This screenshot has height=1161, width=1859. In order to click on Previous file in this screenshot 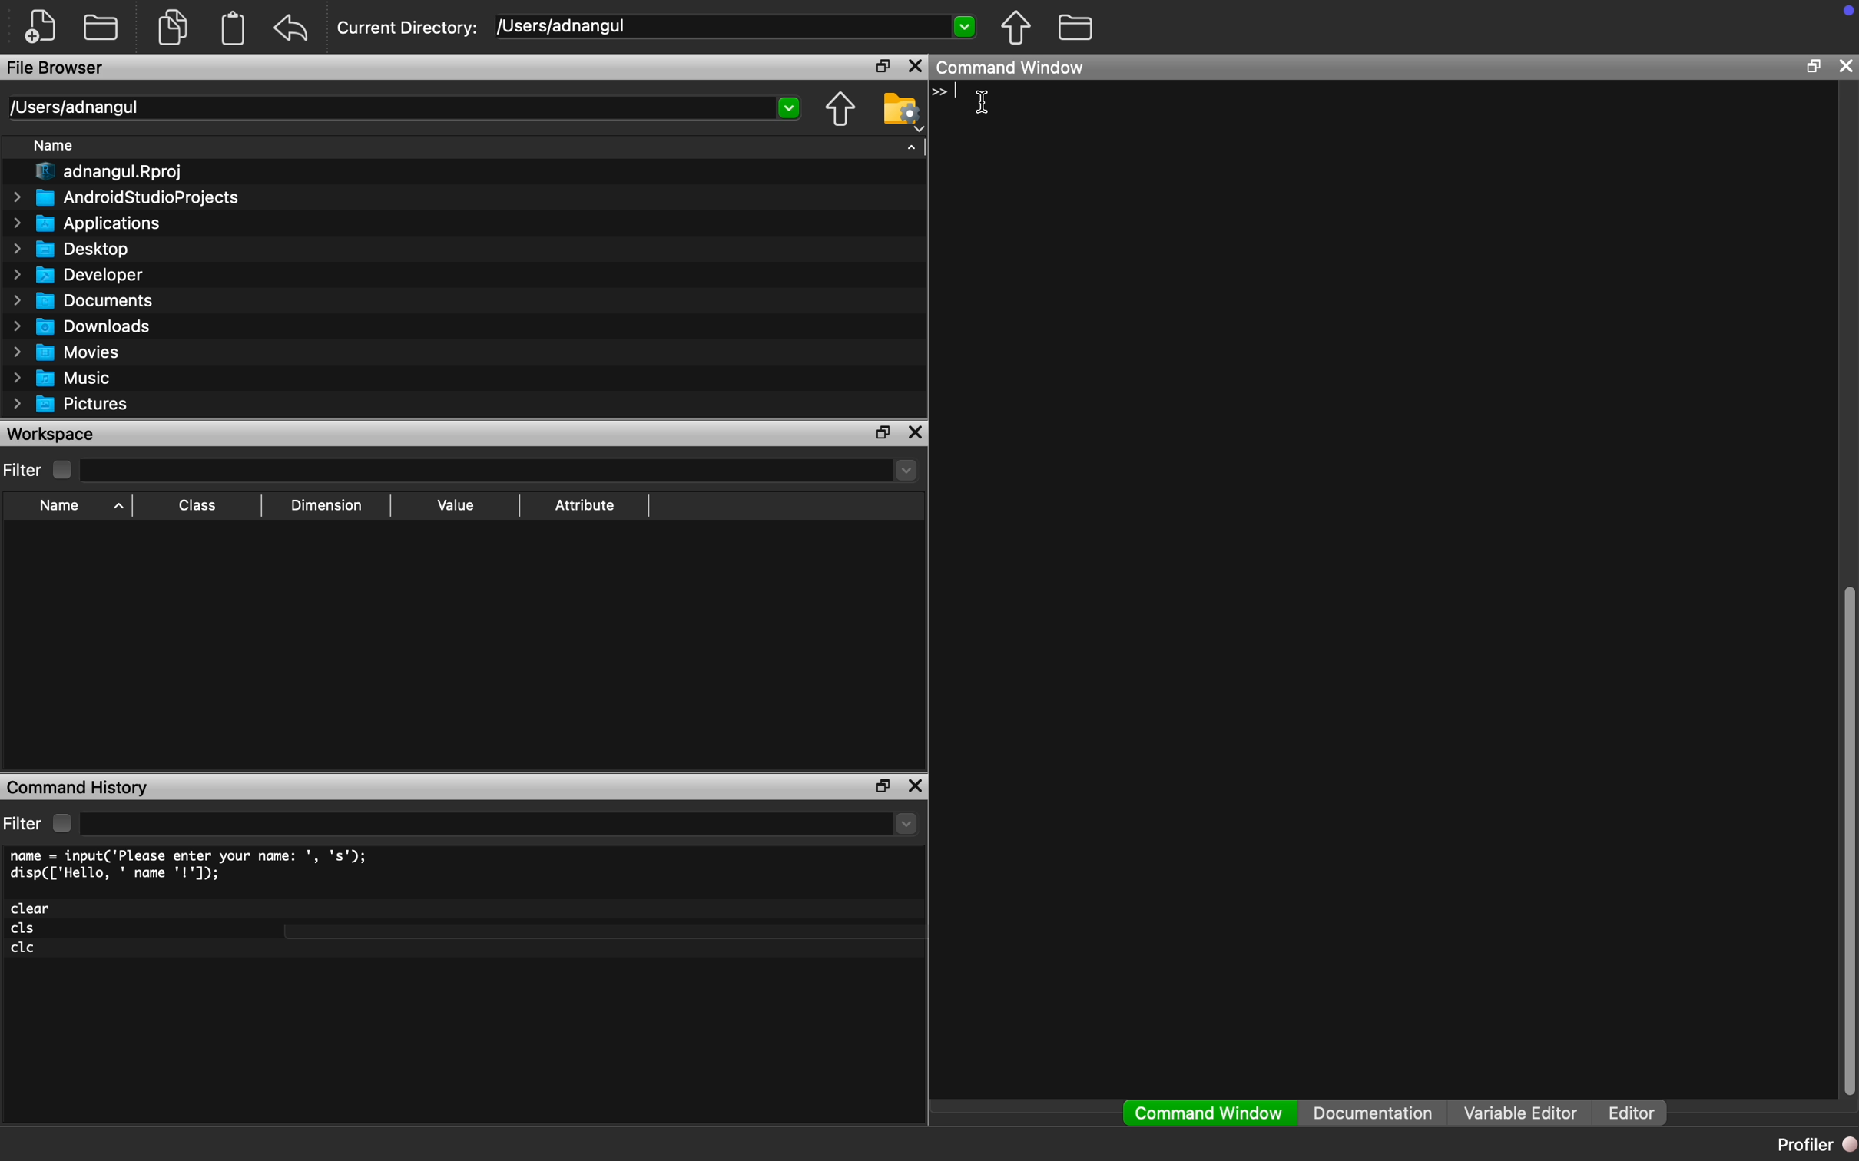, I will do `click(840, 109)`.